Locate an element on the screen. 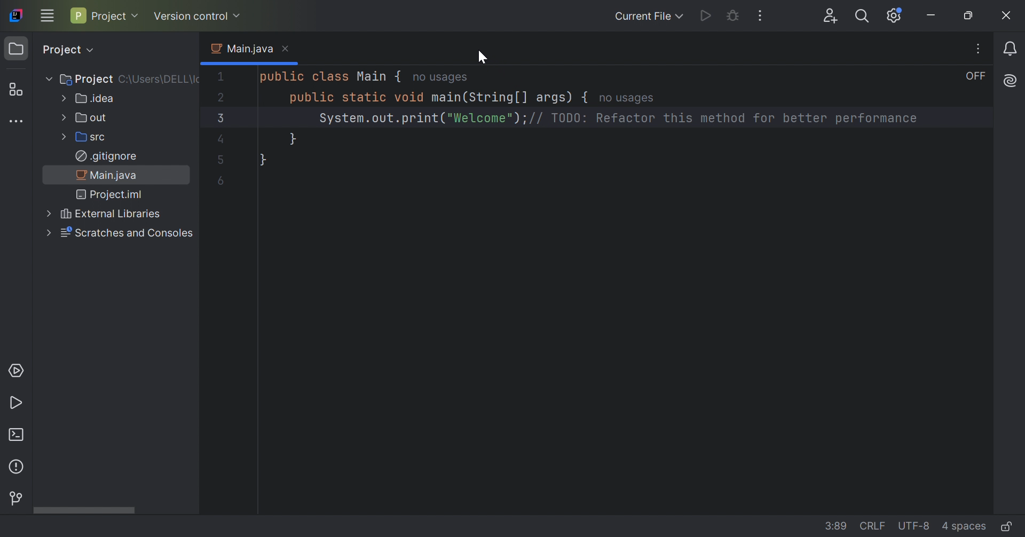  CRLF is located at coordinates (874, 526).